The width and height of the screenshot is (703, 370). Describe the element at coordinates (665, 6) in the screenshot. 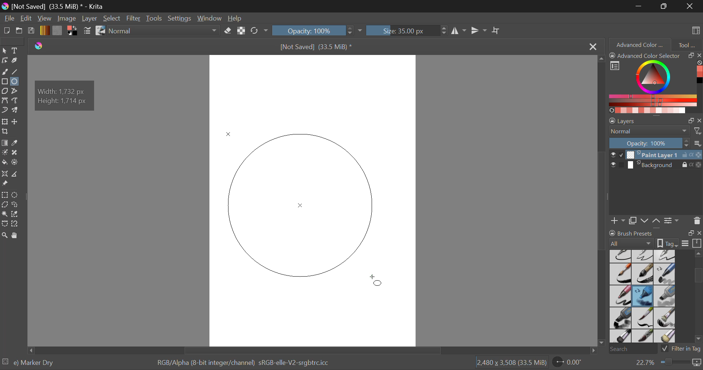

I see `Minimize` at that location.